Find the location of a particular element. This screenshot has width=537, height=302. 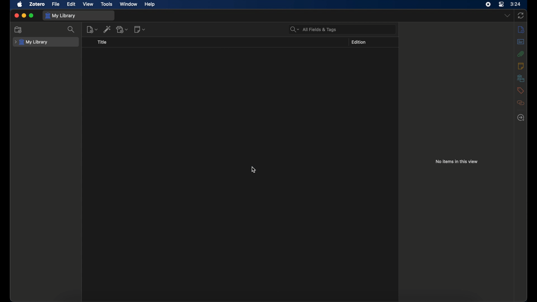

locate is located at coordinates (521, 118).